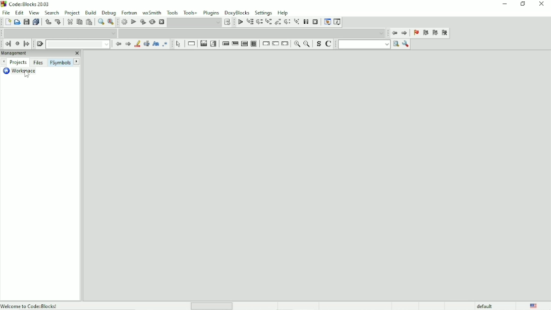 This screenshot has width=551, height=310. Describe the element at coordinates (17, 43) in the screenshot. I see `Last jump` at that location.